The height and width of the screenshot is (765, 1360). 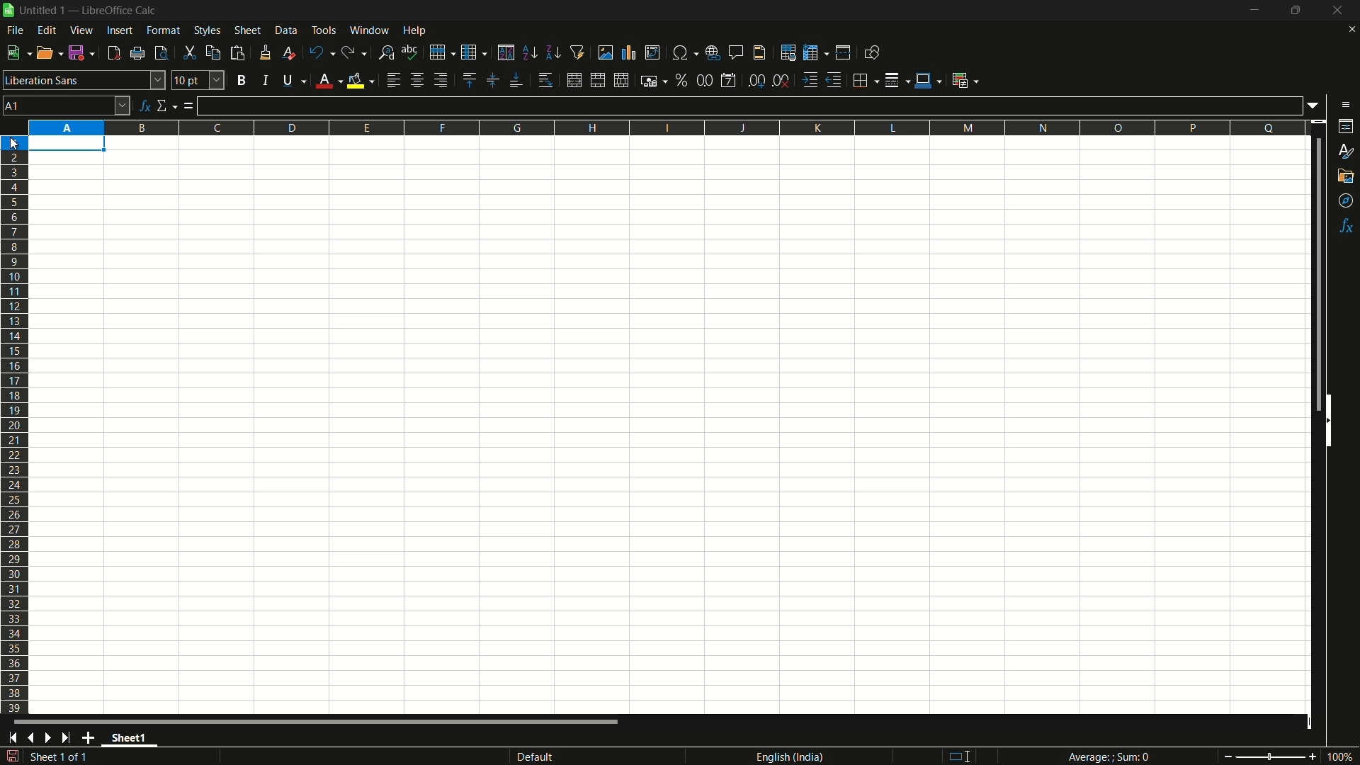 I want to click on next sheet, so click(x=51, y=737).